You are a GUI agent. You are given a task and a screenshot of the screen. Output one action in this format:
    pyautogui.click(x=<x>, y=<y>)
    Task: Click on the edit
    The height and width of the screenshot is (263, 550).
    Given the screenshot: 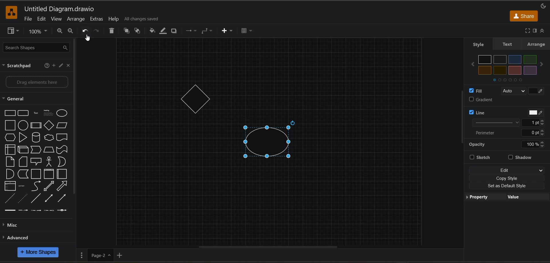 What is the action you would take?
    pyautogui.click(x=508, y=169)
    